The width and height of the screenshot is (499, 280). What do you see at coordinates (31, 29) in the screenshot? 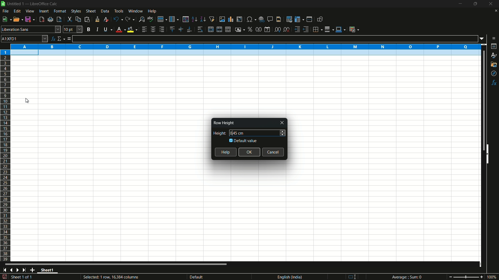
I see `font name` at bounding box center [31, 29].